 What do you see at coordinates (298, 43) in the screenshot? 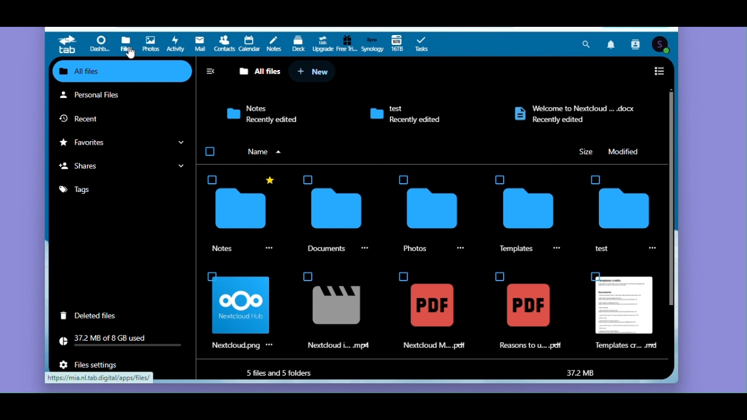
I see `Deck` at bounding box center [298, 43].